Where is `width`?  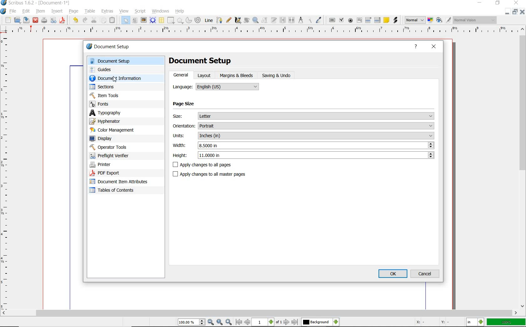
width is located at coordinates (303, 145).